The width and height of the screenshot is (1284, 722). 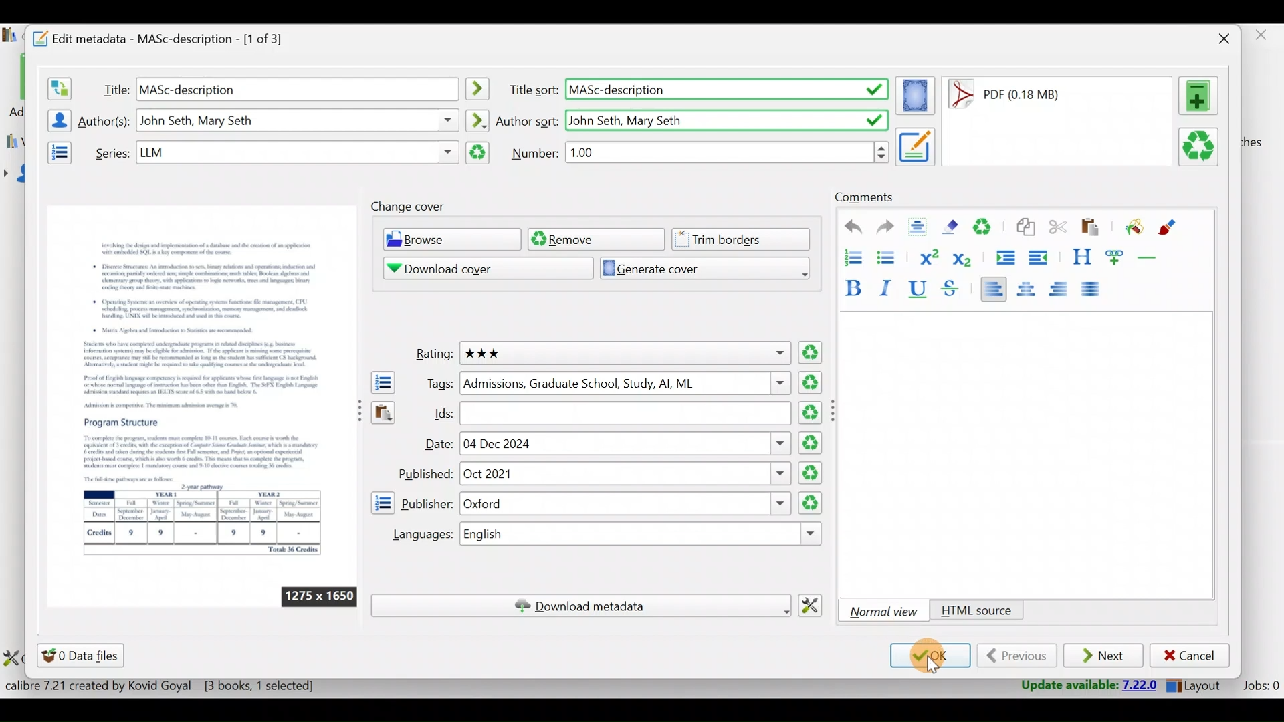 What do you see at coordinates (811, 354) in the screenshot?
I see `Clear rating` at bounding box center [811, 354].